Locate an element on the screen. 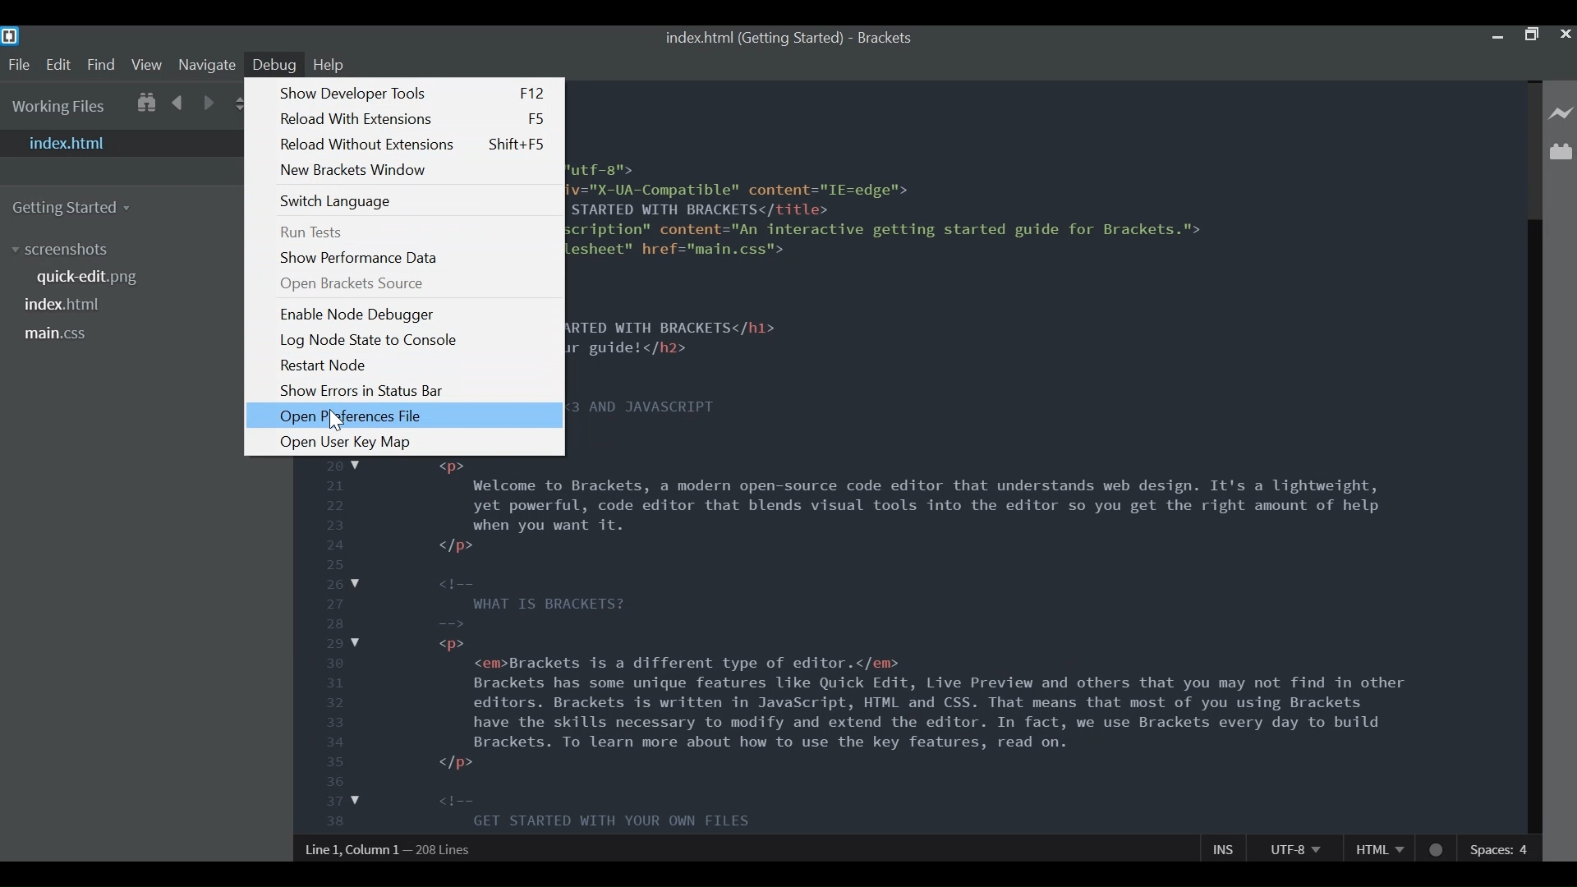 The height and width of the screenshot is (887, 1577). UTF-8 is located at coordinates (1292, 848).